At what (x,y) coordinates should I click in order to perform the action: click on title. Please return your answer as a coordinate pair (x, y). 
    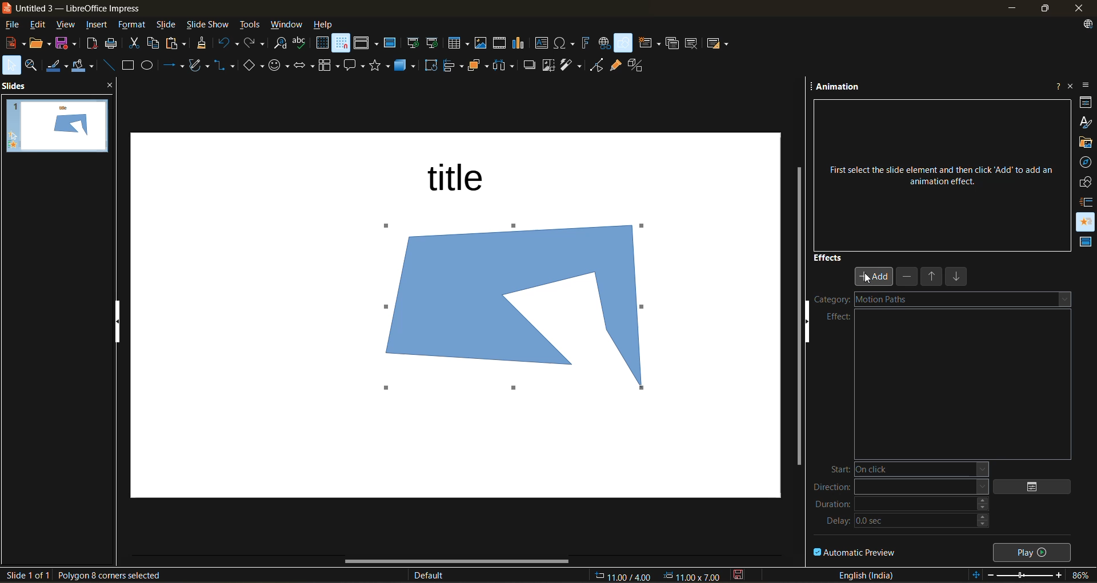
    Looking at the image, I should click on (458, 177).